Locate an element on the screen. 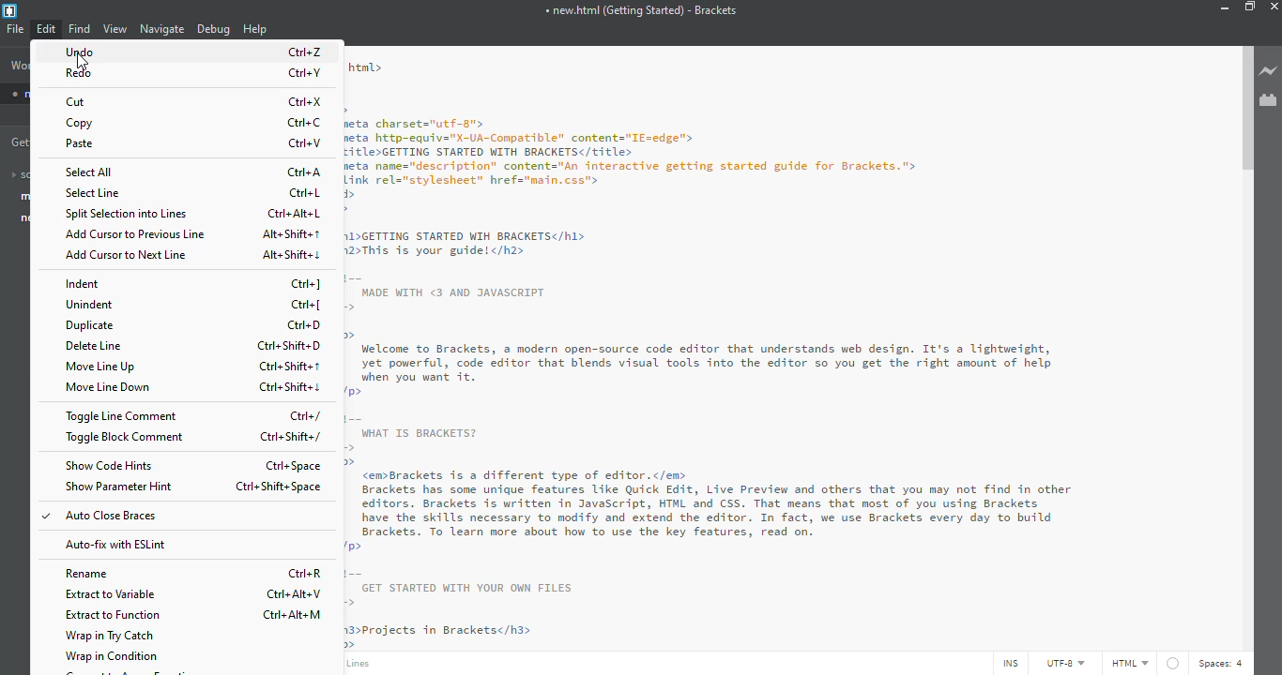 Image resolution: width=1282 pixels, height=675 pixels. ctrl+alt+m is located at coordinates (296, 615).